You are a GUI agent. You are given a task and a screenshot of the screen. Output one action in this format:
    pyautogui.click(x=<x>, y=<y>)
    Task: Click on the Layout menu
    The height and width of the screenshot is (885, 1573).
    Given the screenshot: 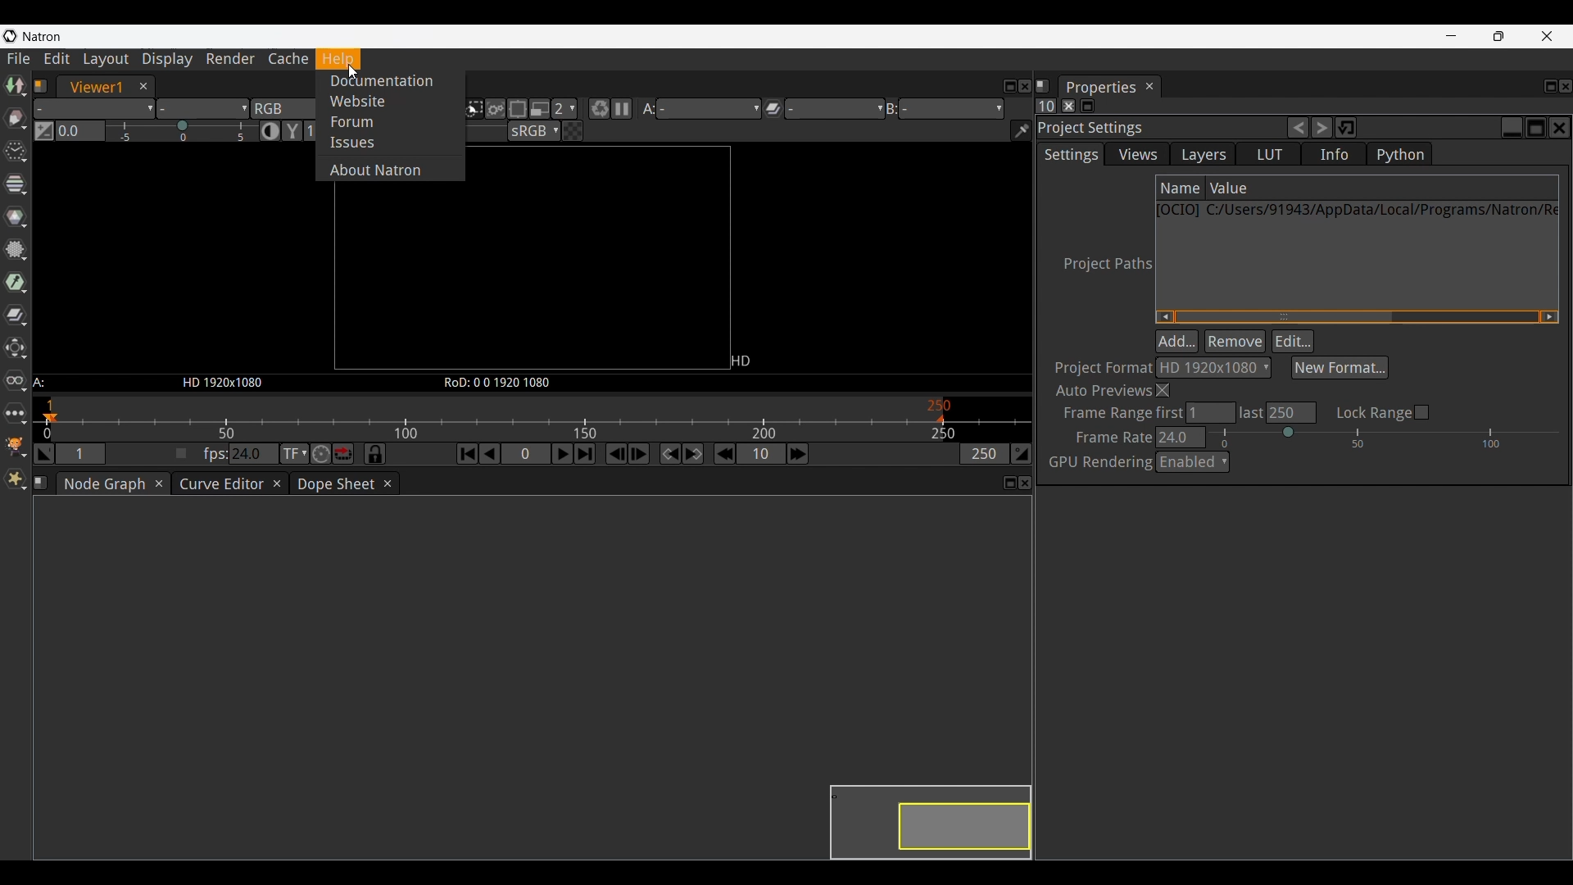 What is the action you would take?
    pyautogui.click(x=106, y=59)
    